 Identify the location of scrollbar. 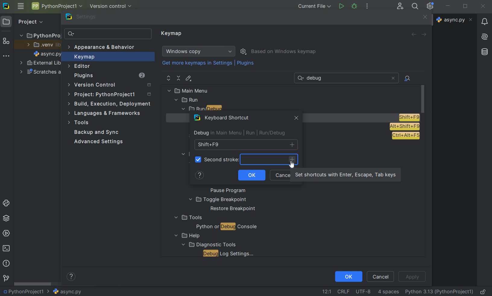
(33, 284).